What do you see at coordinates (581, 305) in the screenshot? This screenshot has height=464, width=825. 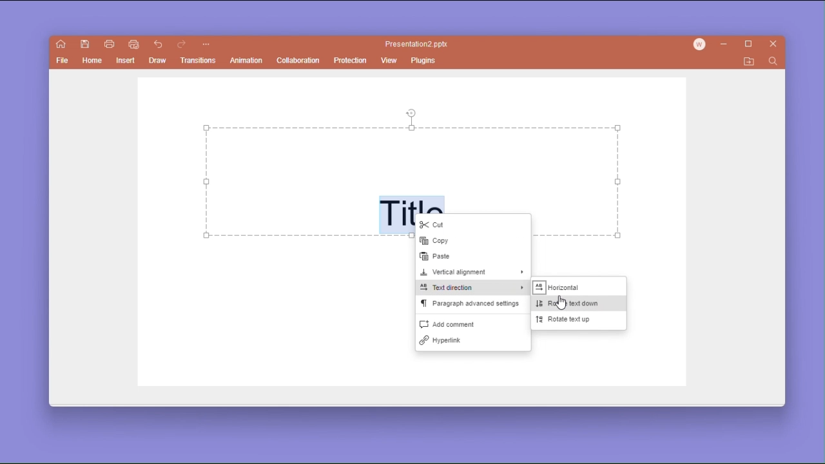 I see `rotate text down` at bounding box center [581, 305].